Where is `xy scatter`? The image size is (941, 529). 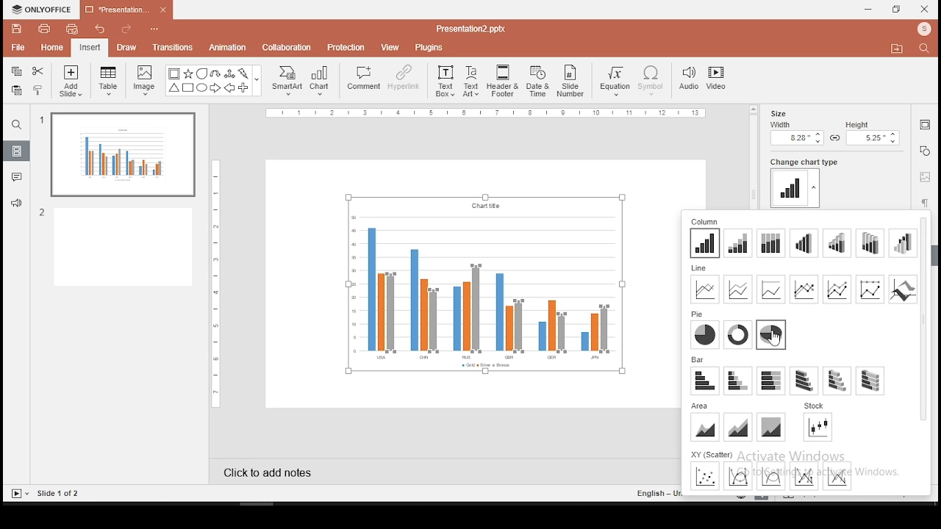 xy scatter is located at coordinates (712, 453).